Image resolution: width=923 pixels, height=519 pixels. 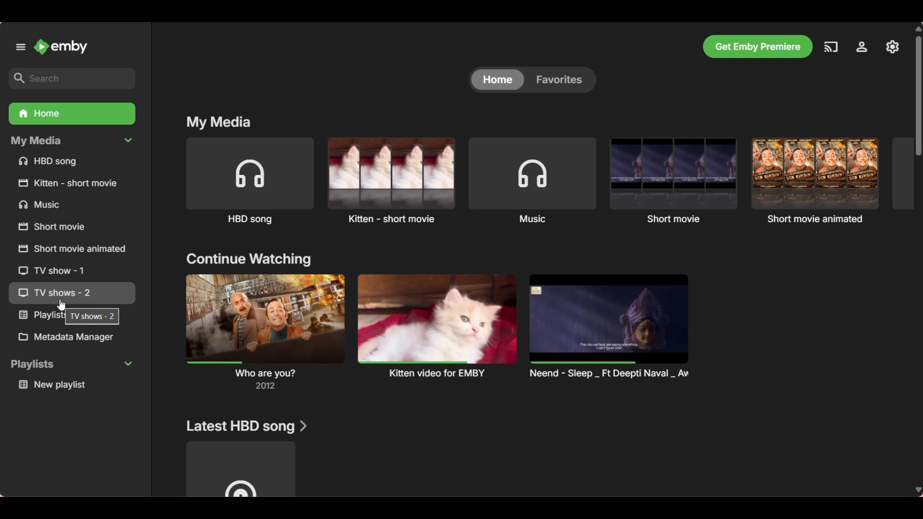 I want to click on Short movie animated, so click(x=816, y=180).